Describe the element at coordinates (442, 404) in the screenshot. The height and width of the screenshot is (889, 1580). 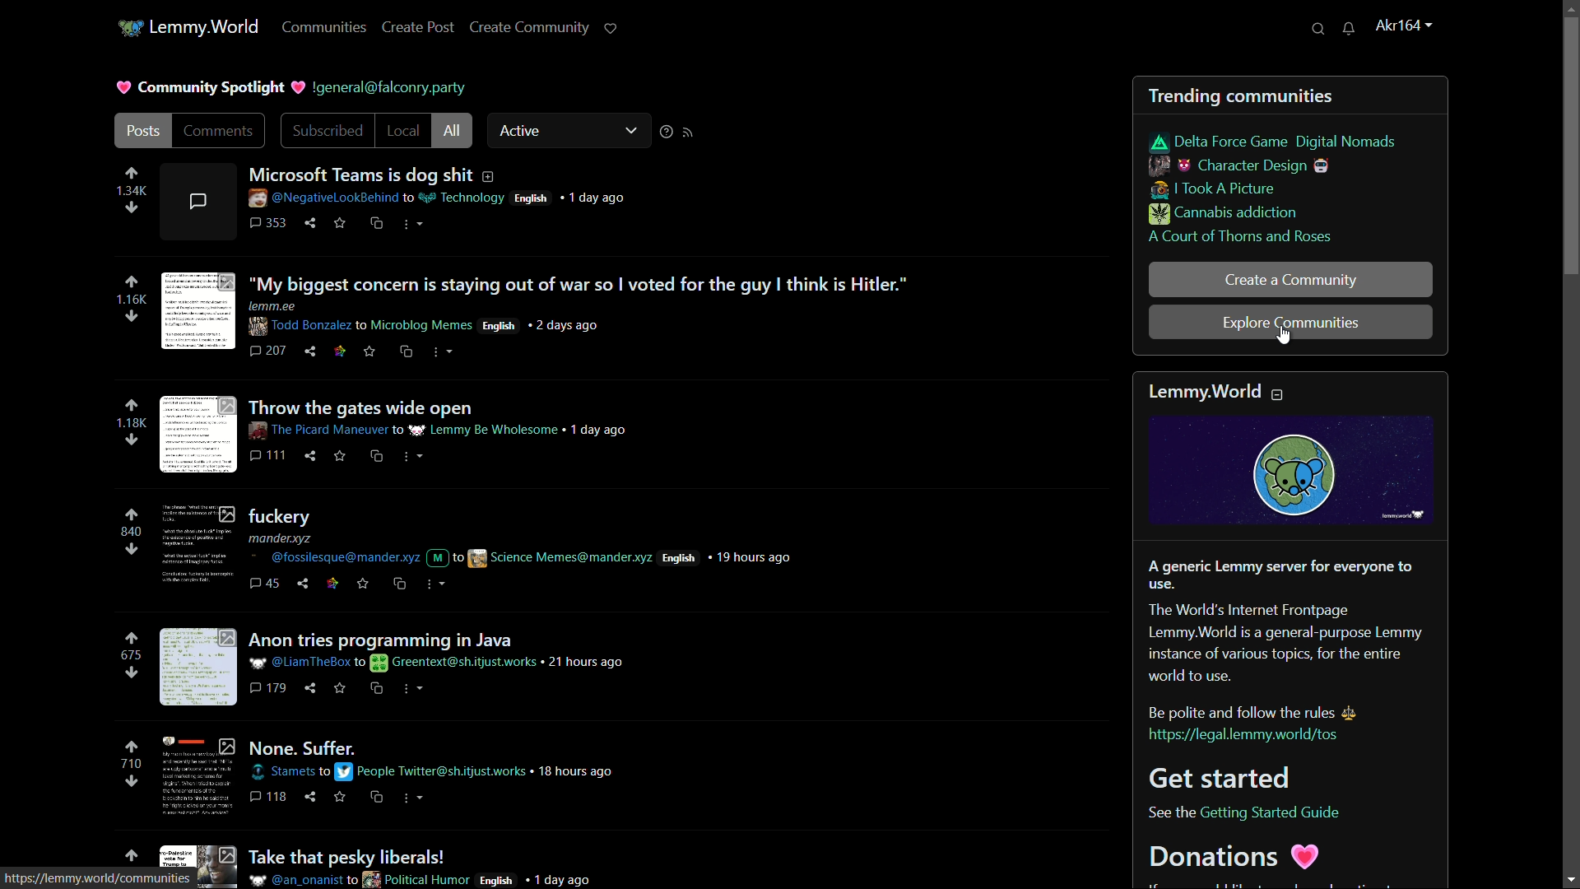
I see `post-3` at that location.